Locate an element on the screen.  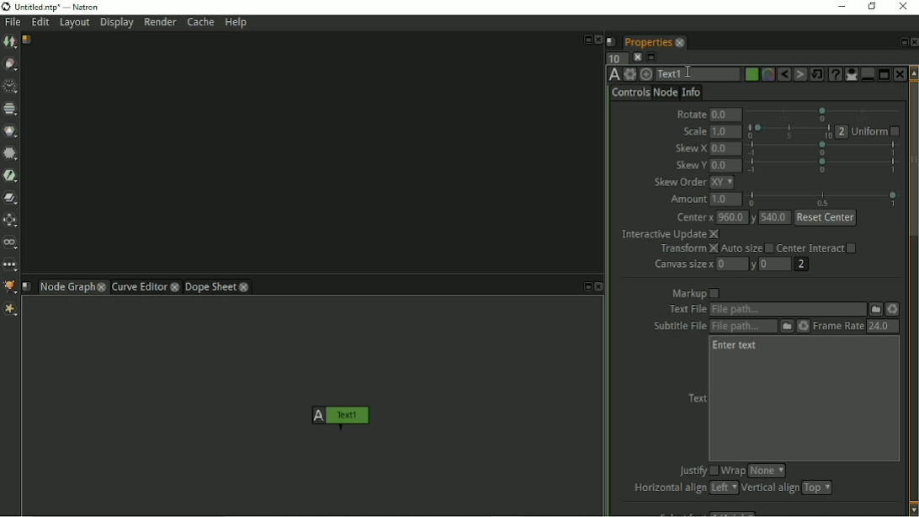
Amount is located at coordinates (685, 200).